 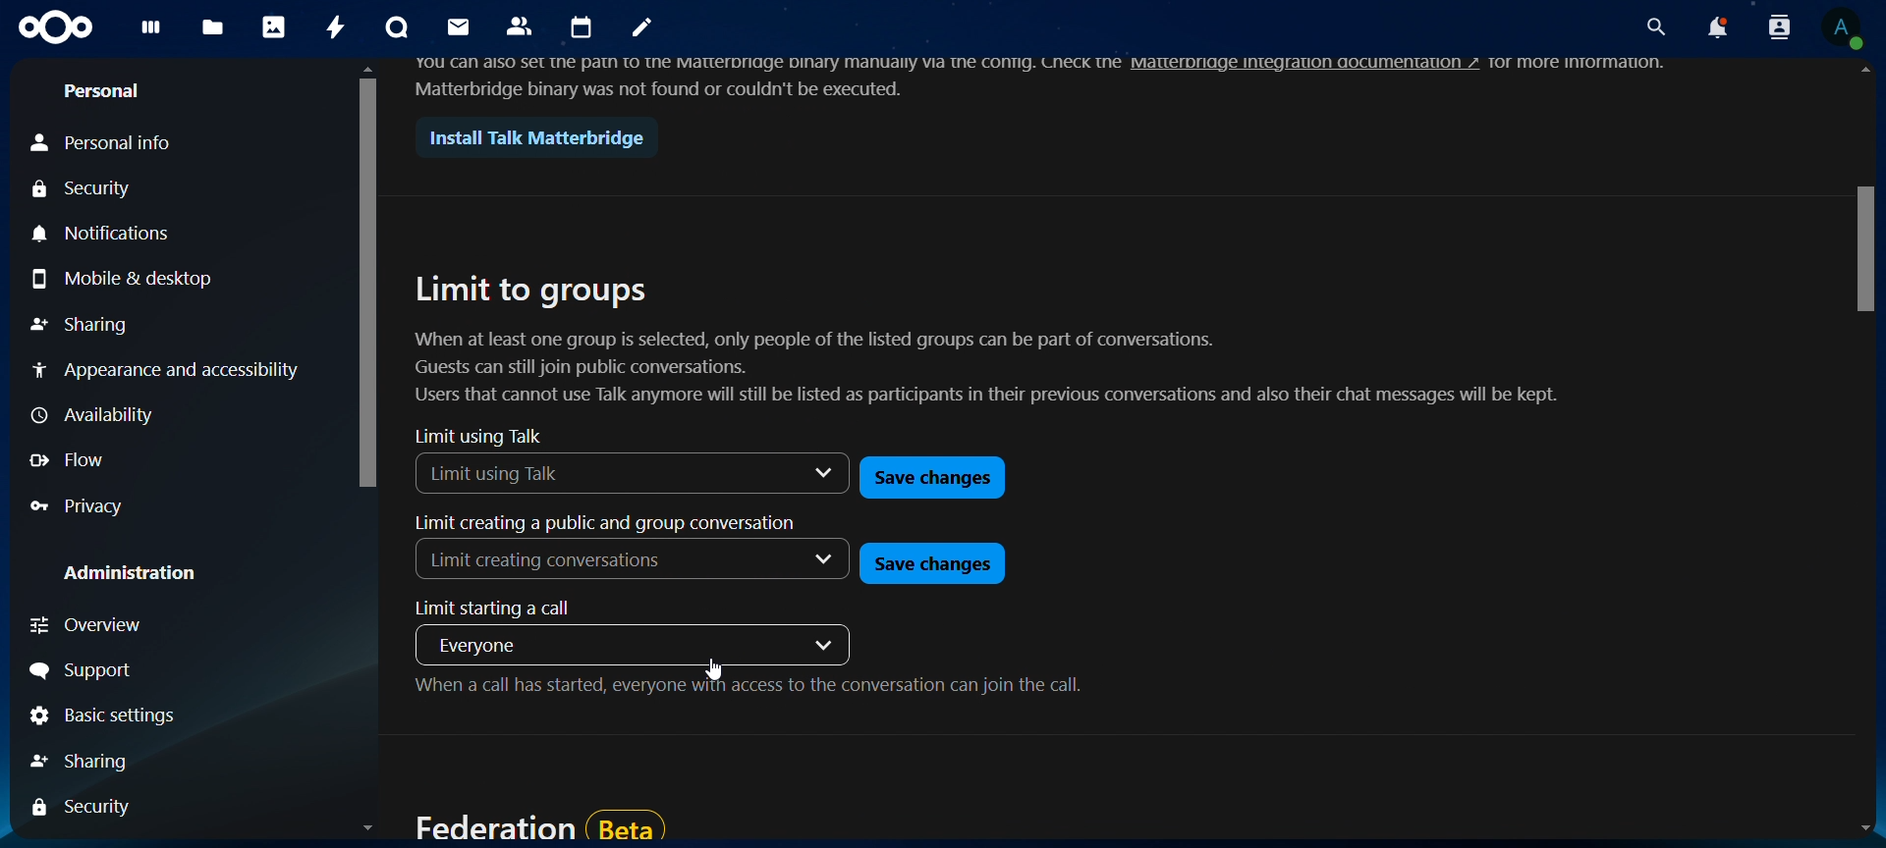 What do you see at coordinates (108, 138) in the screenshot?
I see `Personal info` at bounding box center [108, 138].